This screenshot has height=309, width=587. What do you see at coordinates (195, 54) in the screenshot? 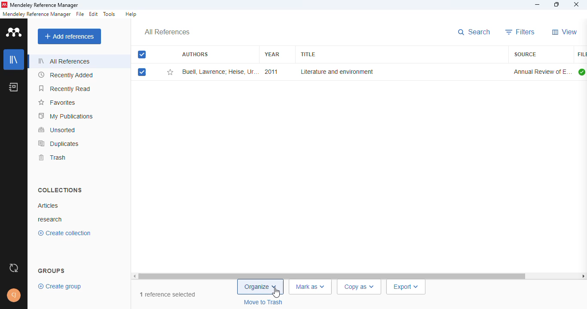
I see `authors` at bounding box center [195, 54].